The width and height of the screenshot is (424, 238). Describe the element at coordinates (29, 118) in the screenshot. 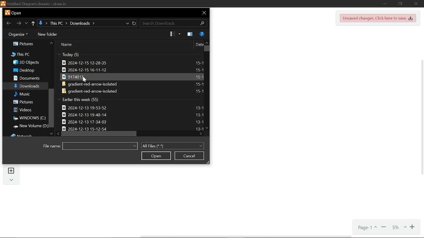

I see `windows(C)` at that location.